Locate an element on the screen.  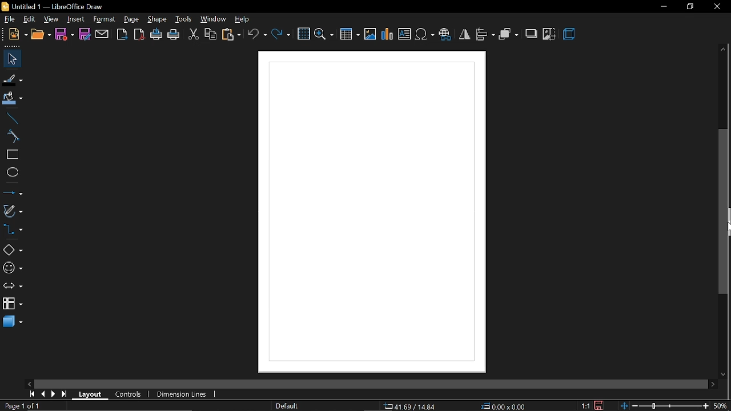
attach is located at coordinates (102, 35).